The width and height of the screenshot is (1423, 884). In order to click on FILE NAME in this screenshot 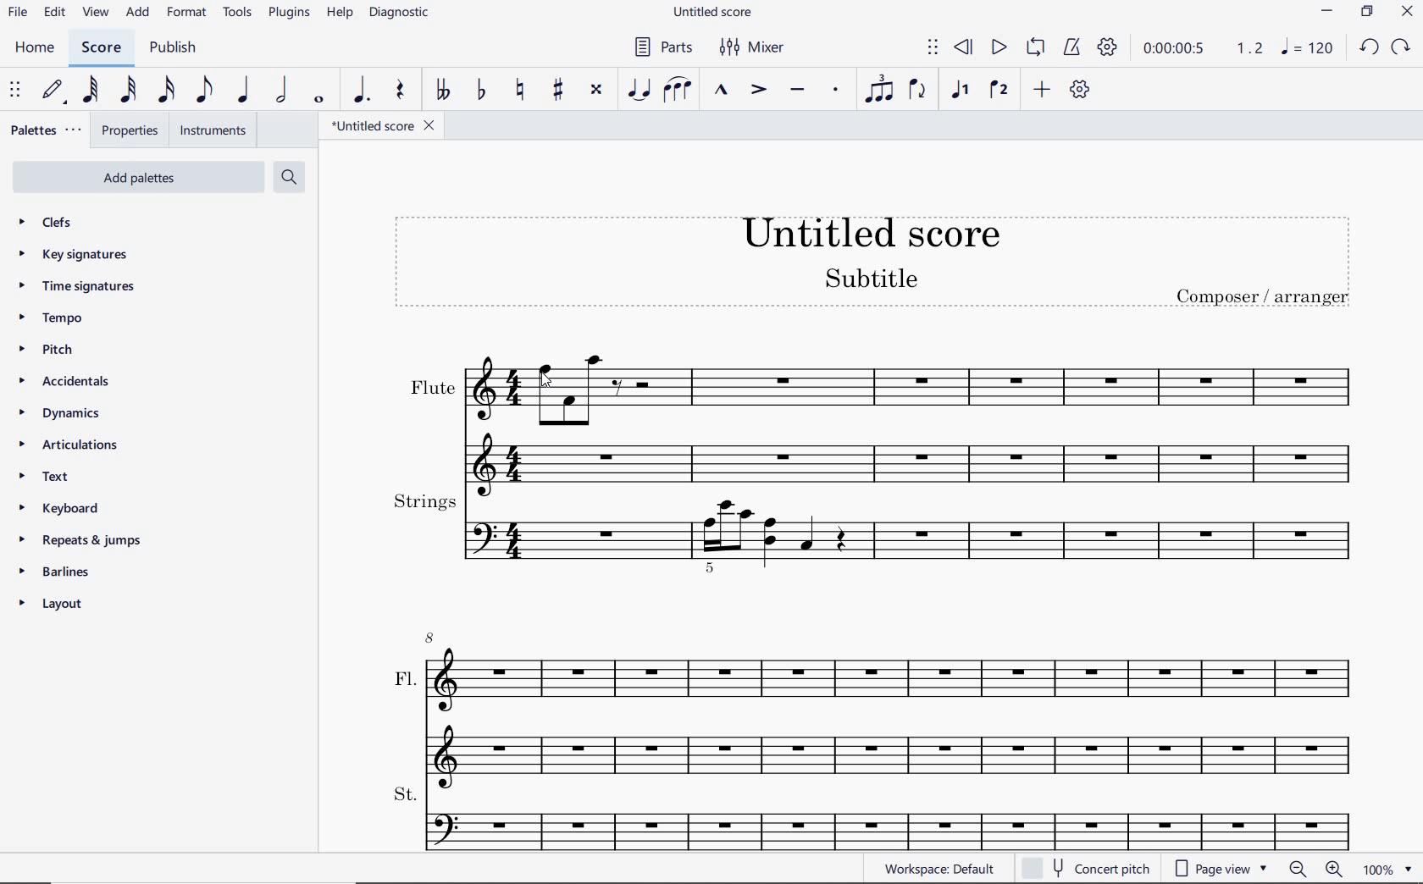, I will do `click(387, 125)`.